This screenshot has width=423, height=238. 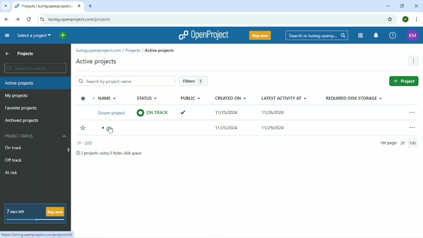 What do you see at coordinates (354, 98) in the screenshot?
I see `Required disk storage` at bounding box center [354, 98].